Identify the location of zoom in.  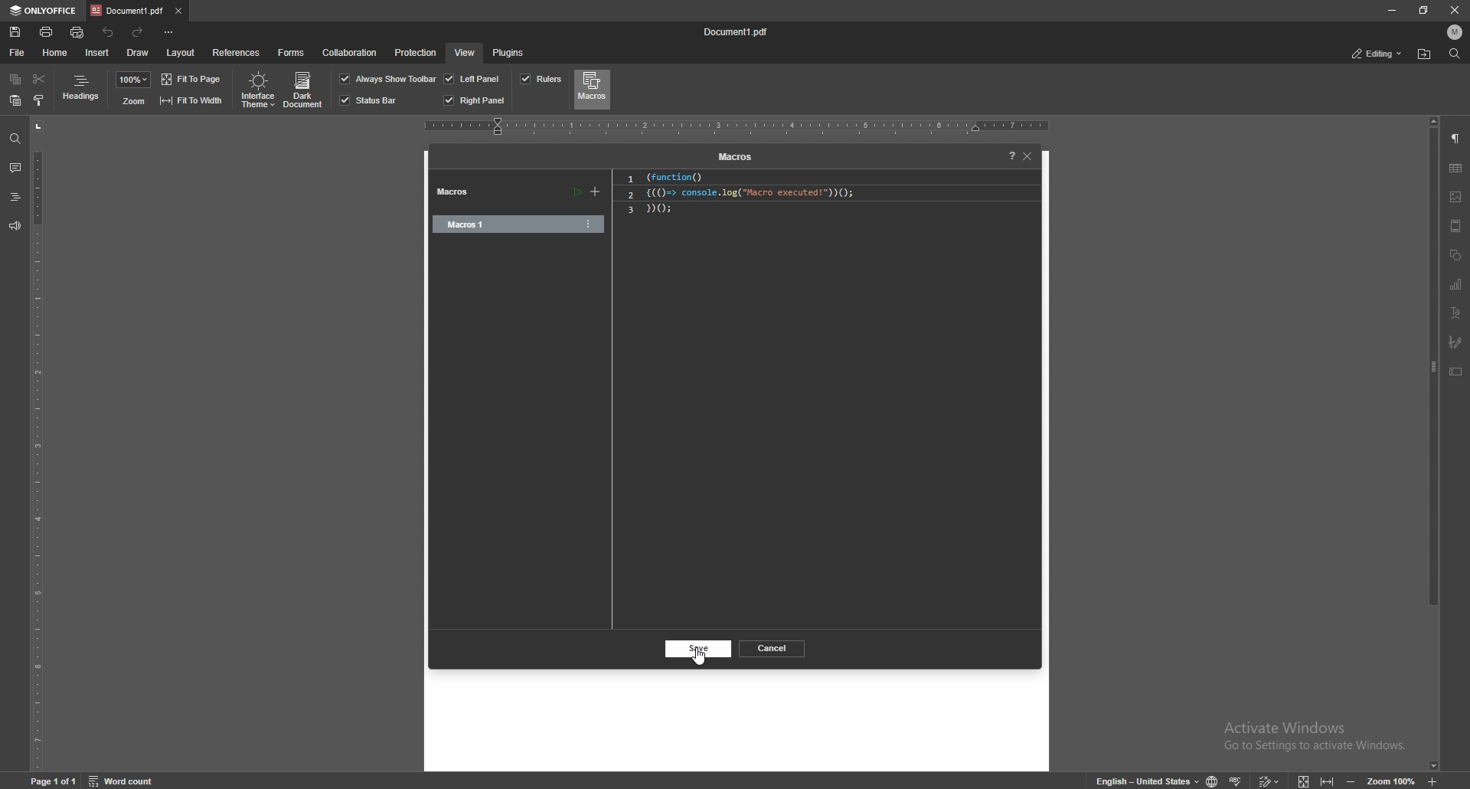
(1434, 782).